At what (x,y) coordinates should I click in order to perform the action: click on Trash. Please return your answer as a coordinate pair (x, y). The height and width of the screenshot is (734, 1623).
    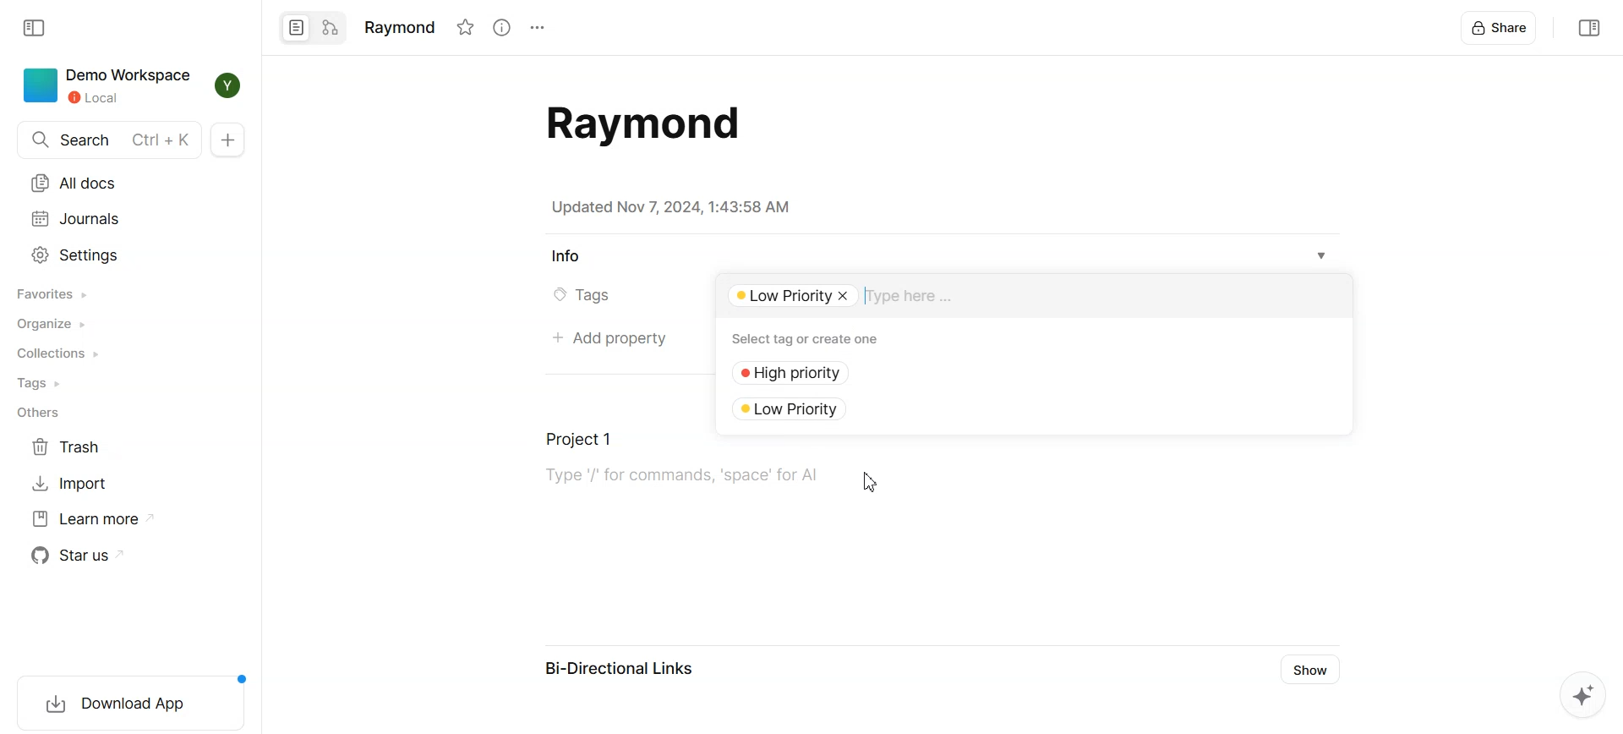
    Looking at the image, I should click on (70, 447).